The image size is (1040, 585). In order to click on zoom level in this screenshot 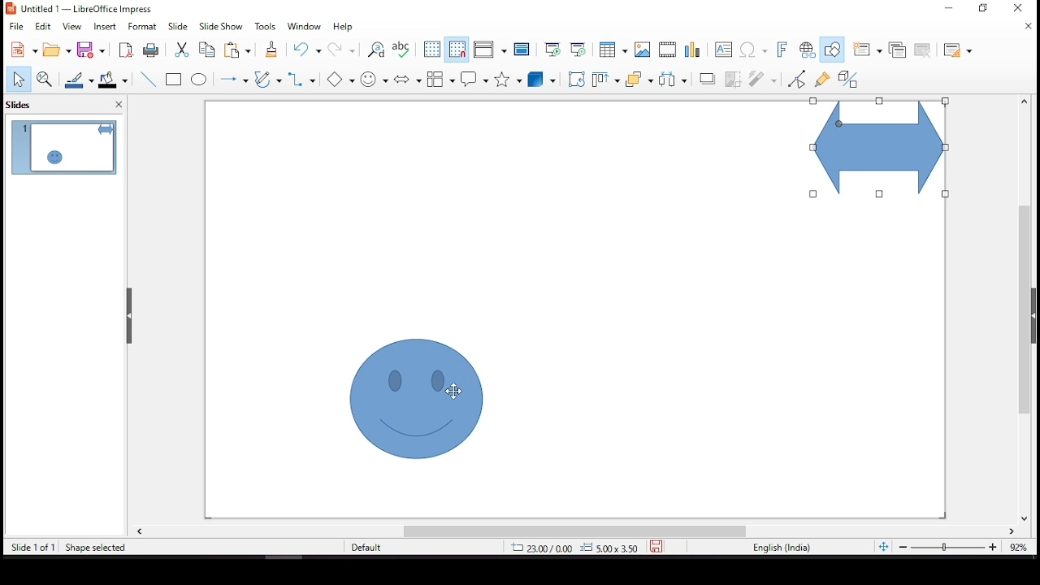, I will do `click(1020, 551)`.